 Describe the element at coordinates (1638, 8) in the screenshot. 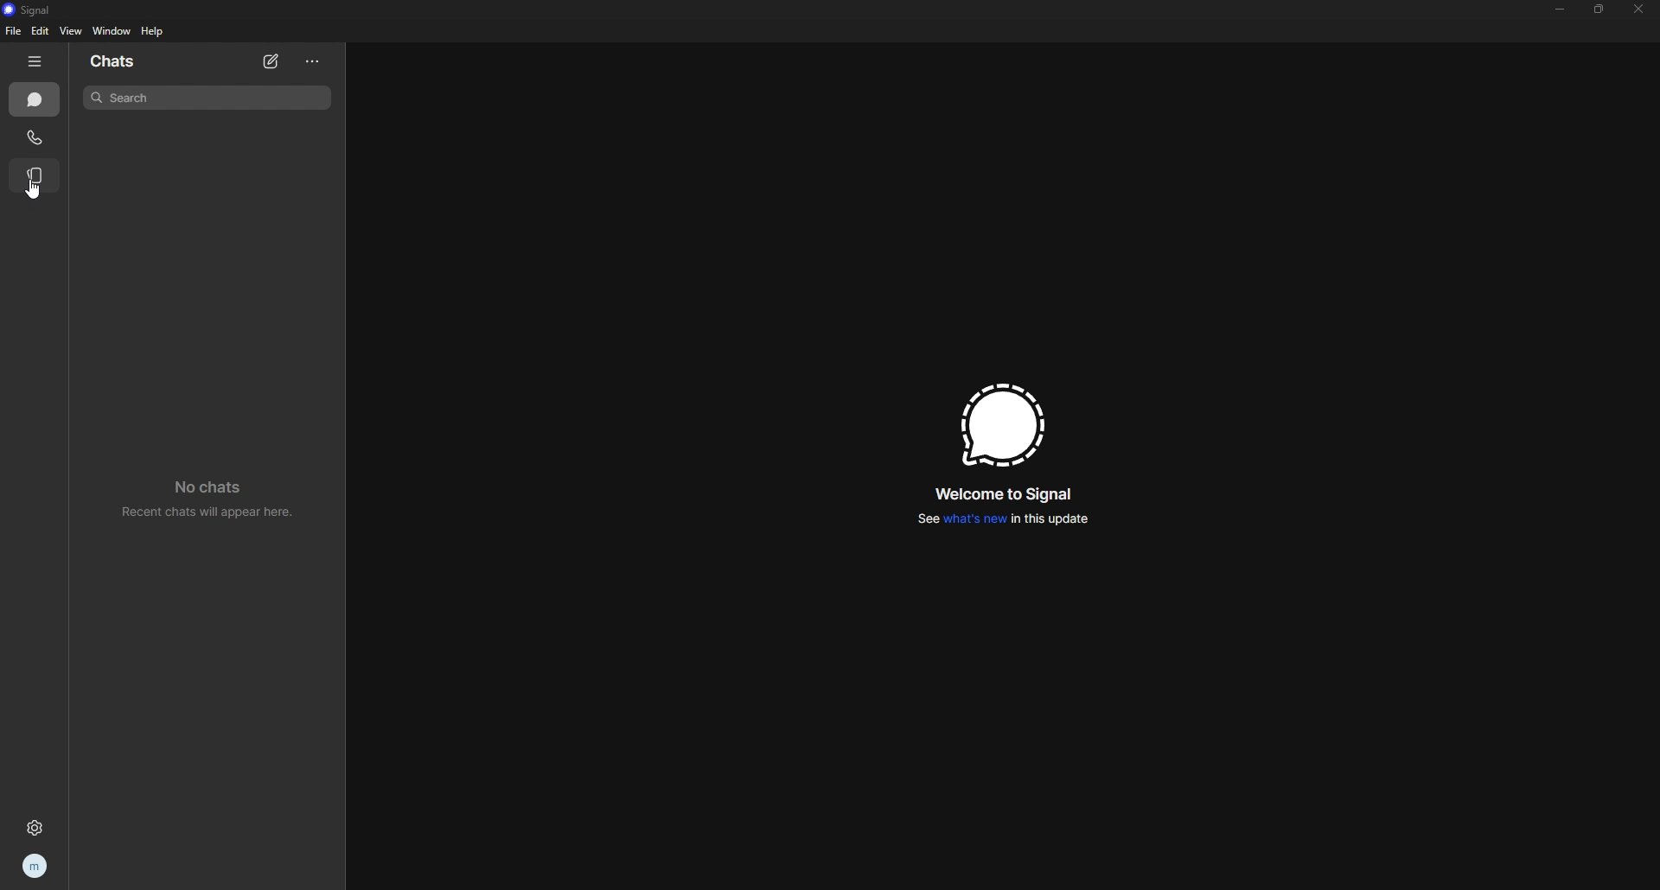

I see `close` at that location.